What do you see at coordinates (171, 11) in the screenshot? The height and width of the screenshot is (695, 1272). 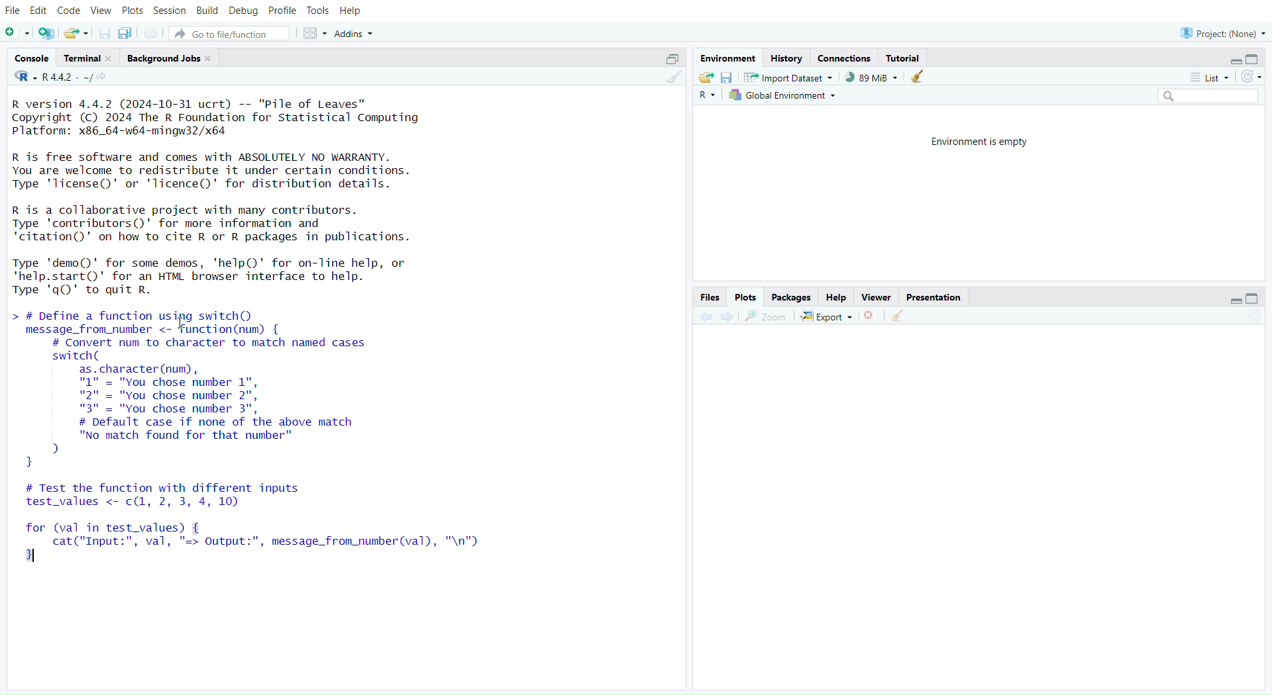 I see `Session` at bounding box center [171, 11].